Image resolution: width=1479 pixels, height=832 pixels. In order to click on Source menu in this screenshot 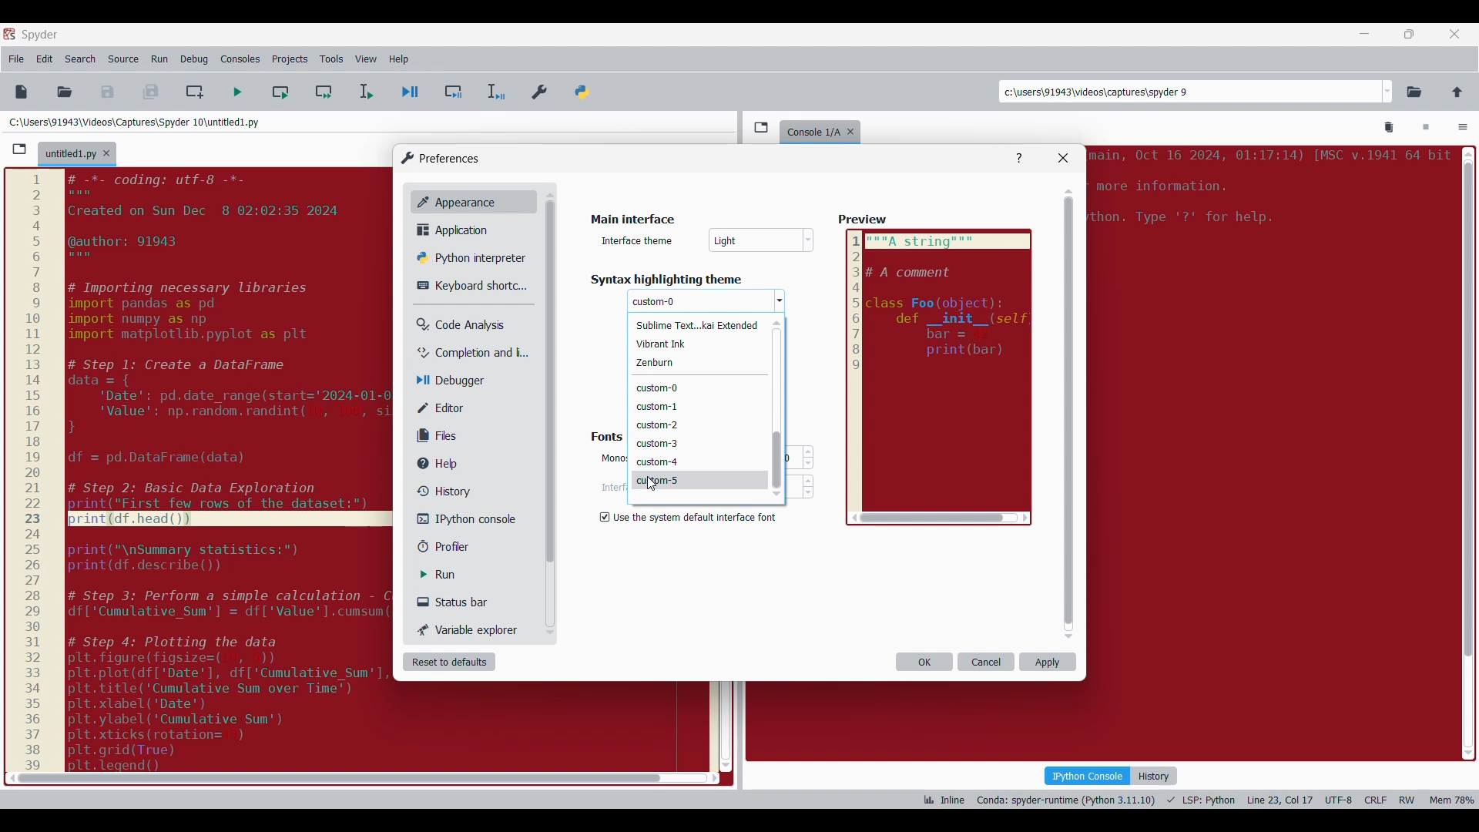, I will do `click(122, 59)`.